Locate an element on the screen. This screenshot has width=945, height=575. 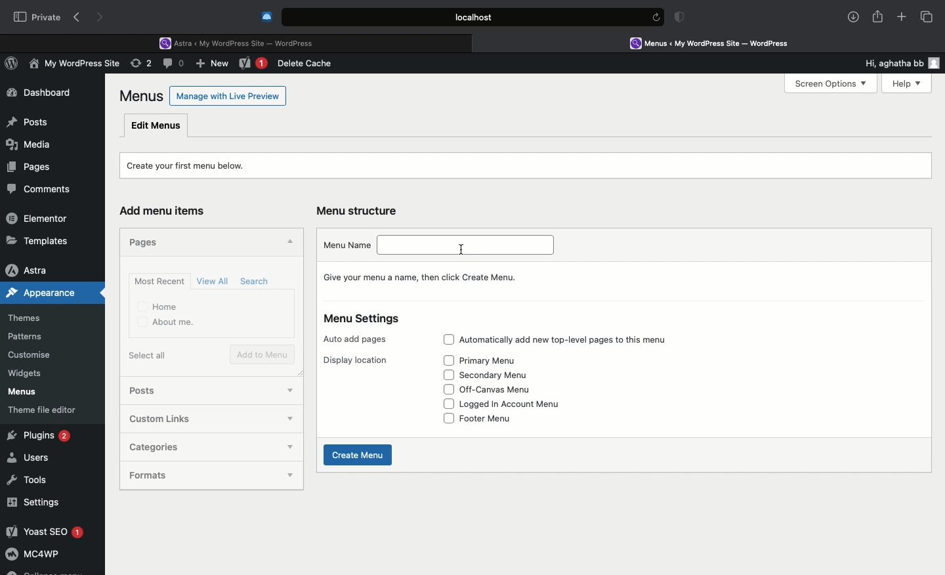
Add to menu is located at coordinates (264, 355).